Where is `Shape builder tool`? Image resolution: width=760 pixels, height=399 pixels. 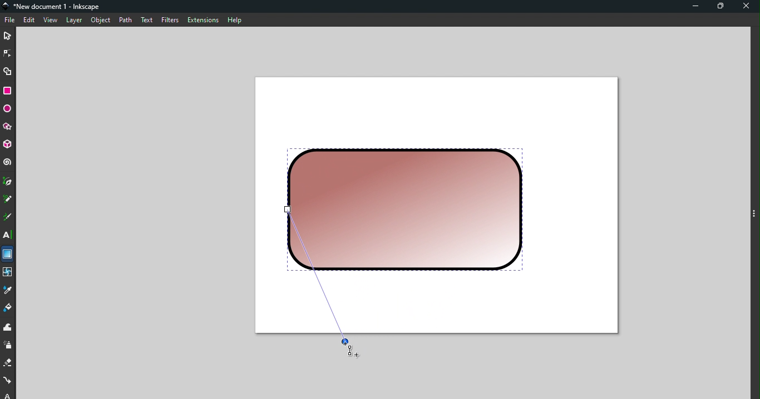
Shape builder tool is located at coordinates (8, 71).